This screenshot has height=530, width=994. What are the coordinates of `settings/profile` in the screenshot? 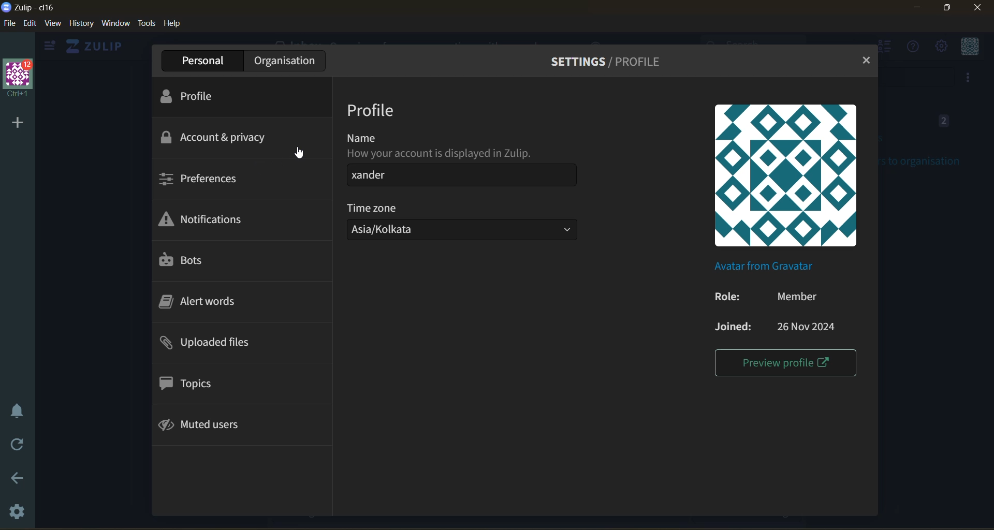 It's located at (606, 61).